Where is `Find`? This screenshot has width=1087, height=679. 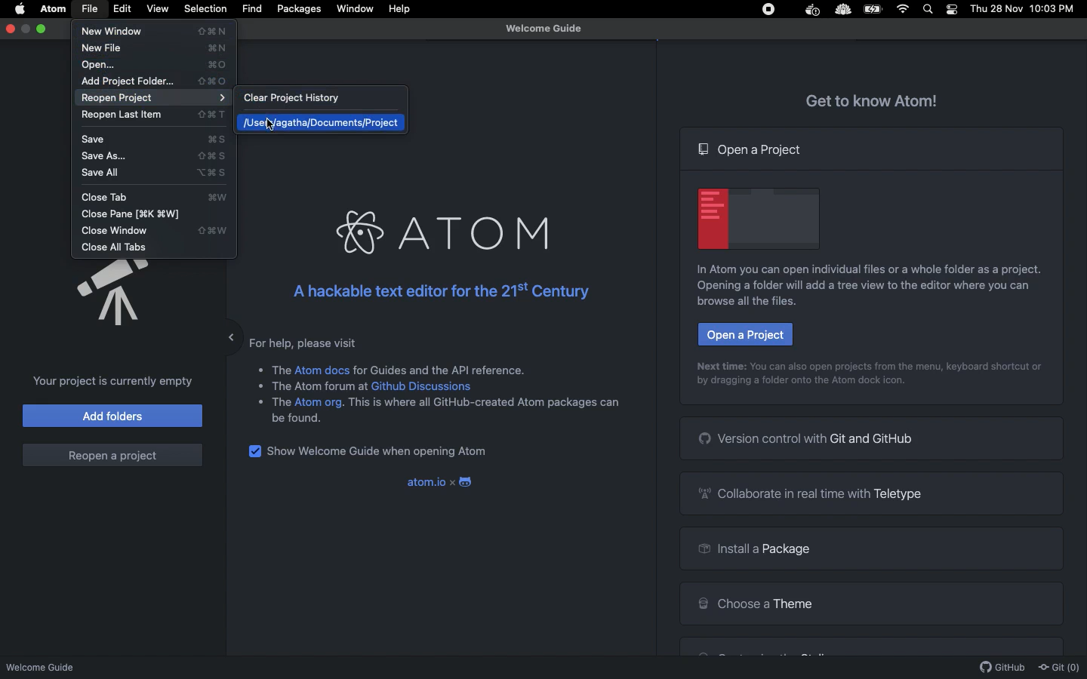
Find is located at coordinates (251, 9).